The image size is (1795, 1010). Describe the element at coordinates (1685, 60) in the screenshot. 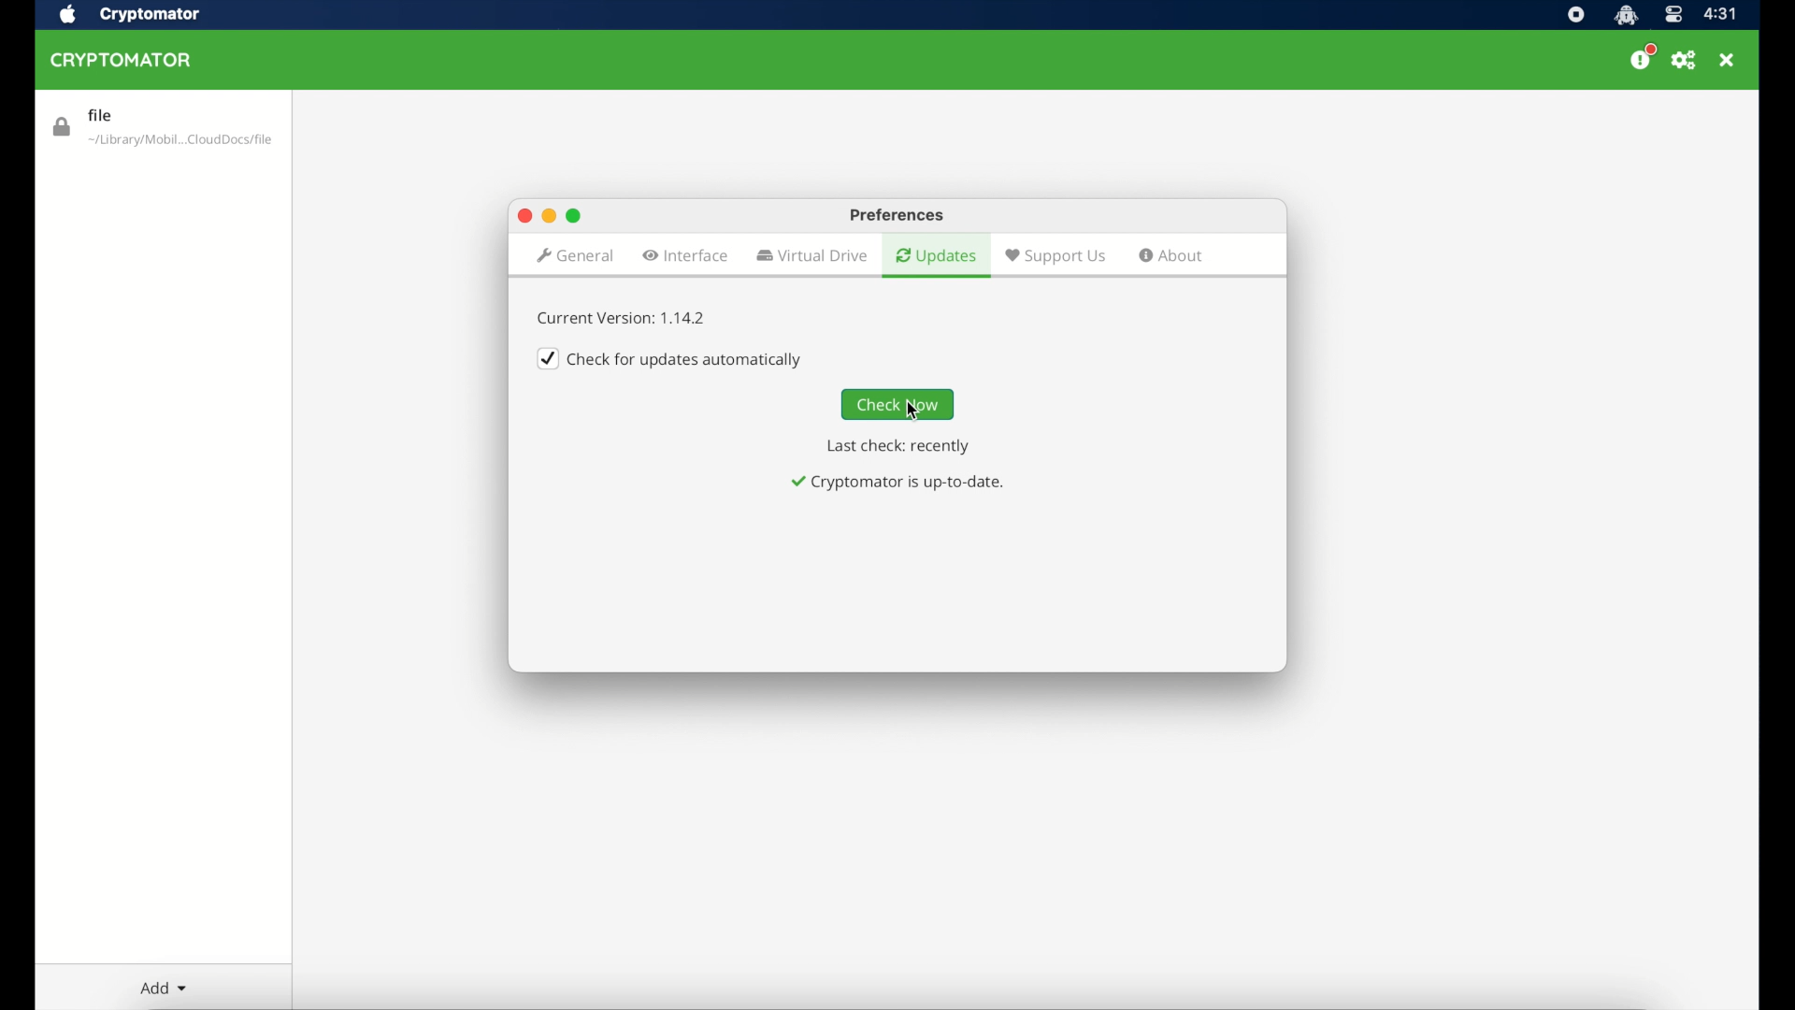

I see `preferences` at that location.